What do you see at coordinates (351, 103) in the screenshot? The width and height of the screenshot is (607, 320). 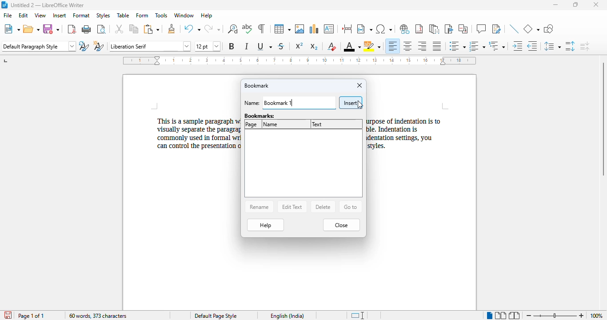 I see `insert` at bounding box center [351, 103].